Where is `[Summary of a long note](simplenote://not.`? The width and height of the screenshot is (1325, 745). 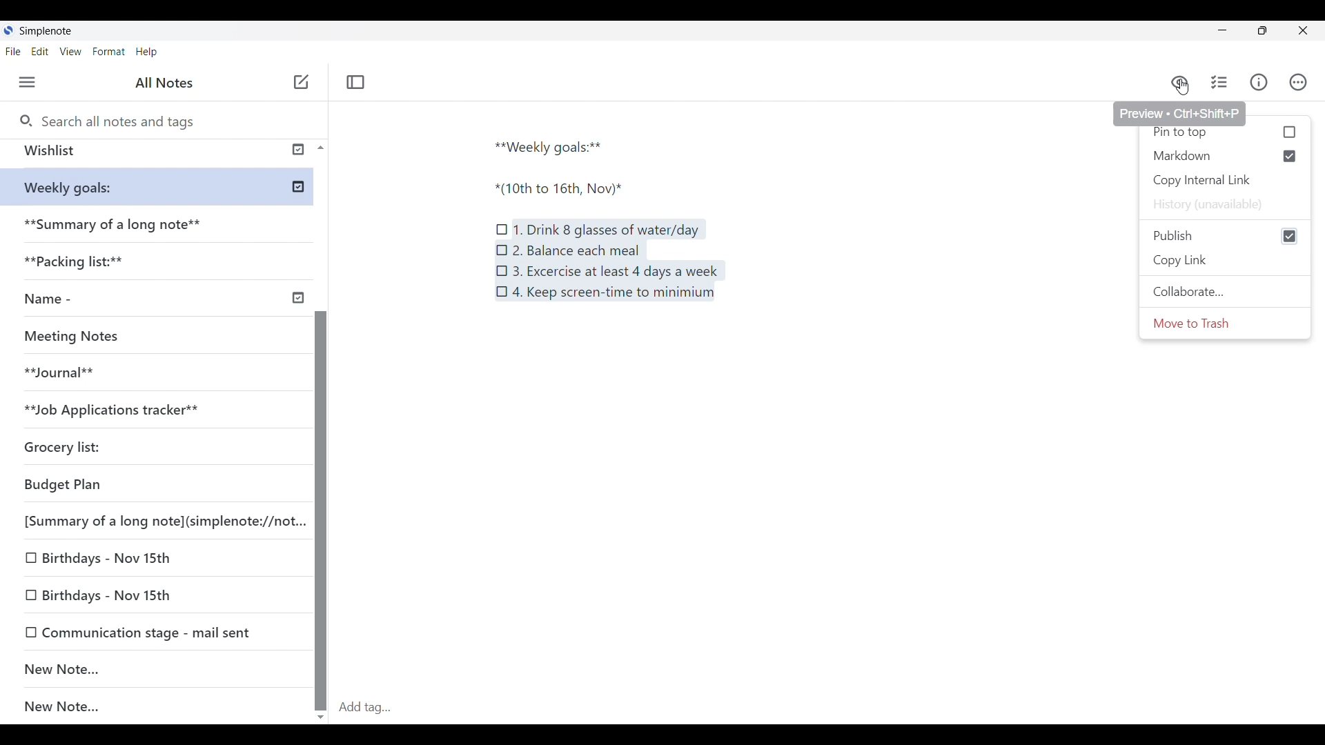
[Summary of a long note](simplenote://not. is located at coordinates (156, 520).